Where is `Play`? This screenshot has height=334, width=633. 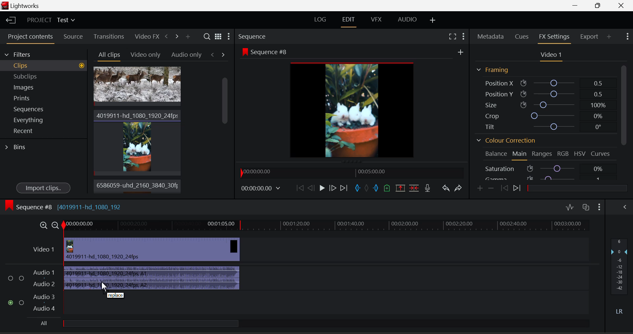
Play is located at coordinates (322, 189).